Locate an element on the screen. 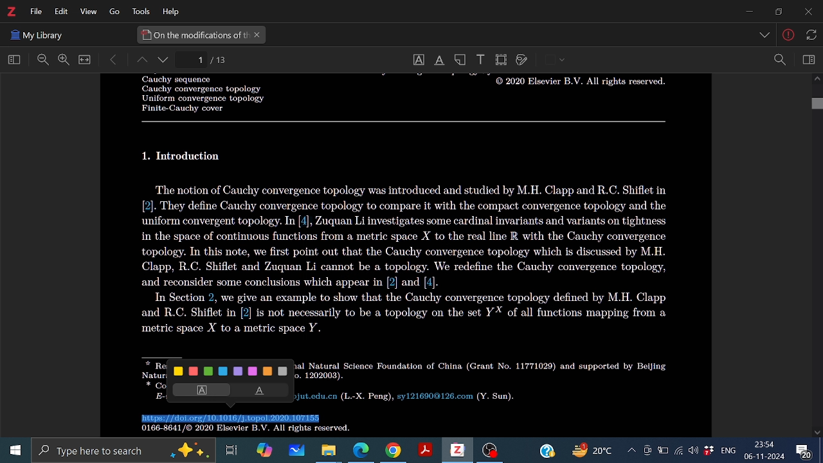  Adobe reader is located at coordinates (424, 451).